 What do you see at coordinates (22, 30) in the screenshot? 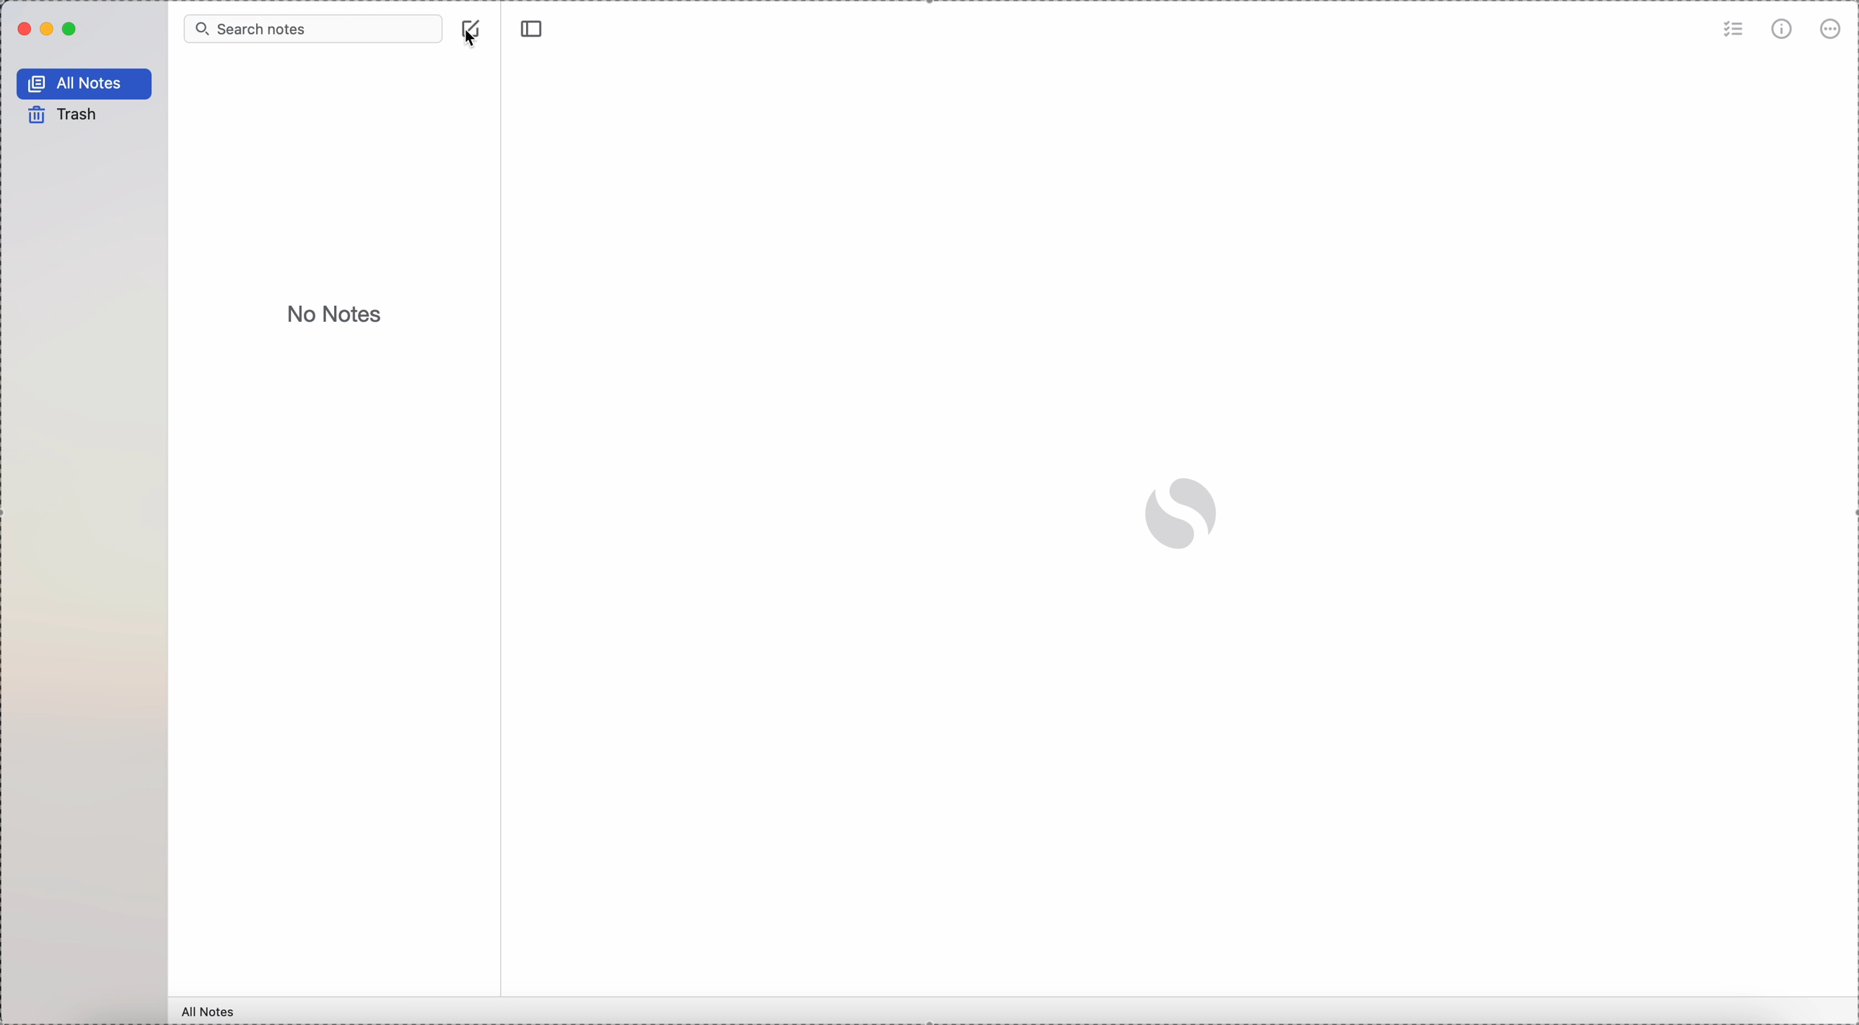
I see `close Simplenote` at bounding box center [22, 30].